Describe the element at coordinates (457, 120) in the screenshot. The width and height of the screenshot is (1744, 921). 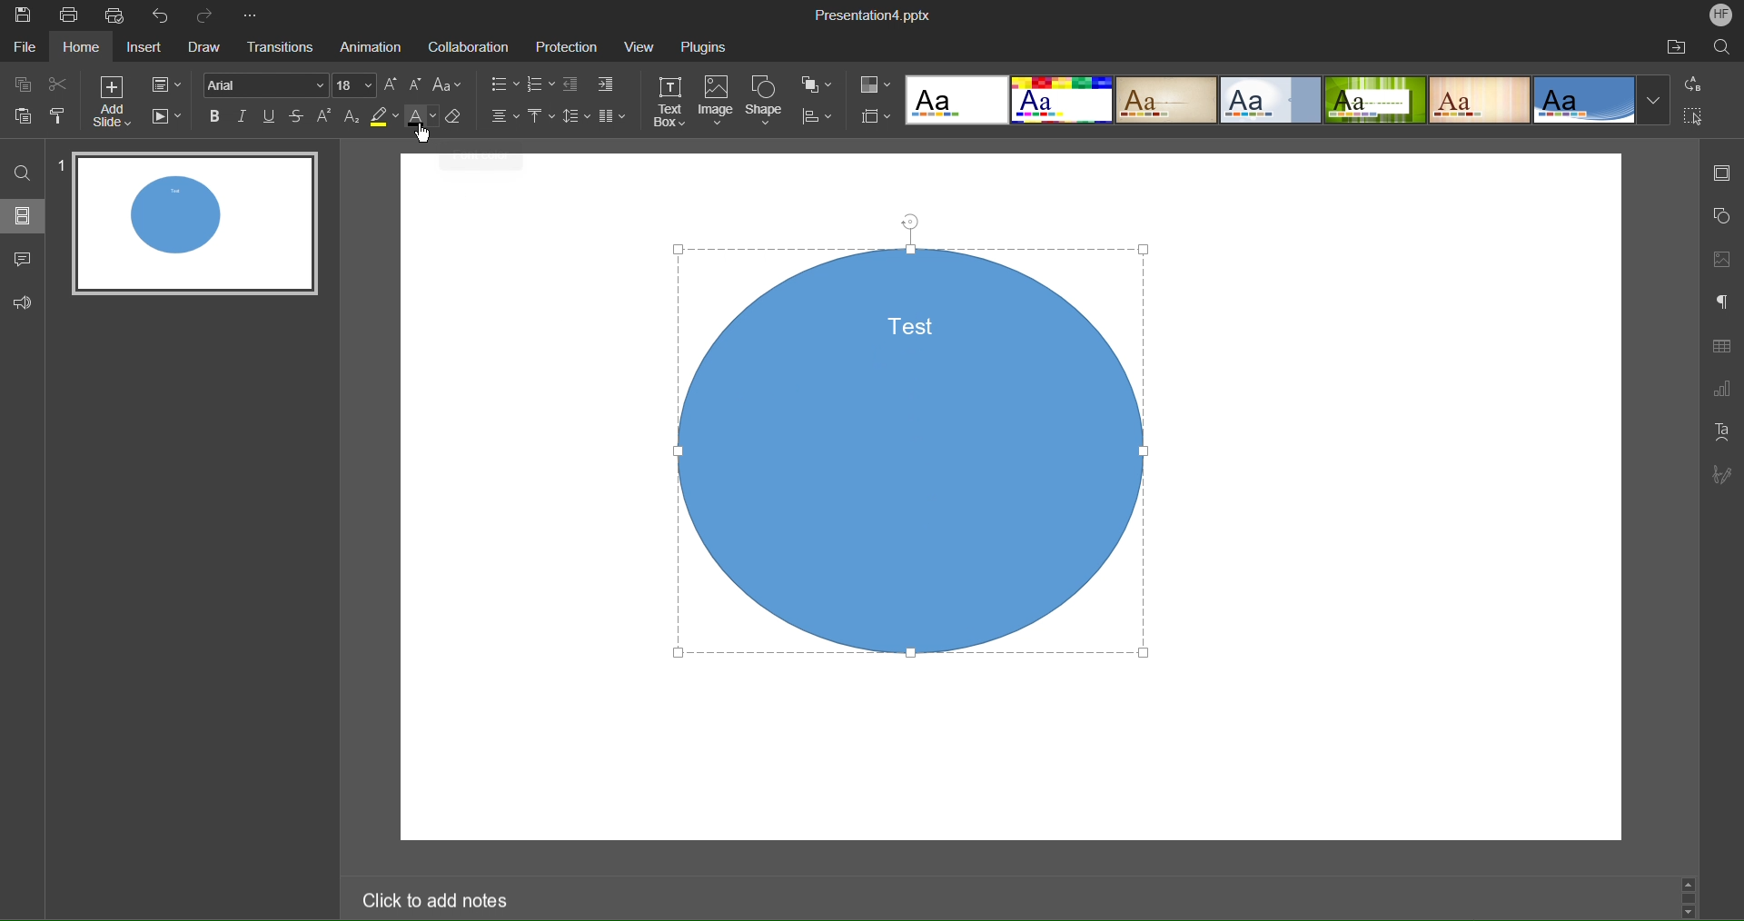
I see `Erase Style` at that location.